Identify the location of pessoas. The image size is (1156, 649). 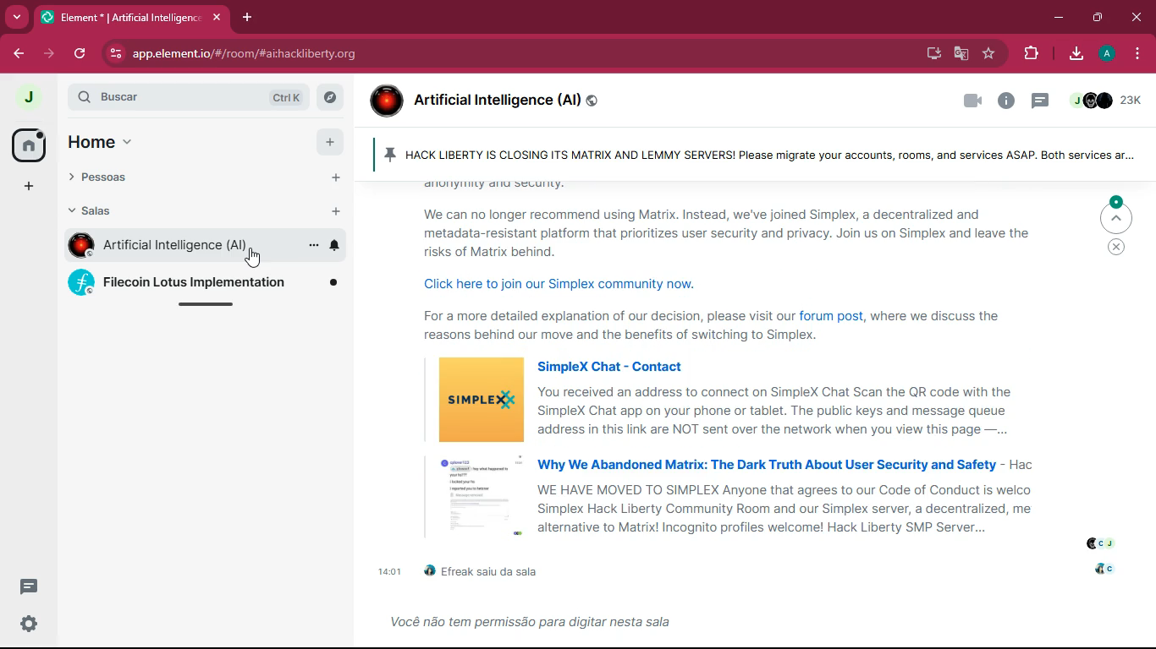
(121, 178).